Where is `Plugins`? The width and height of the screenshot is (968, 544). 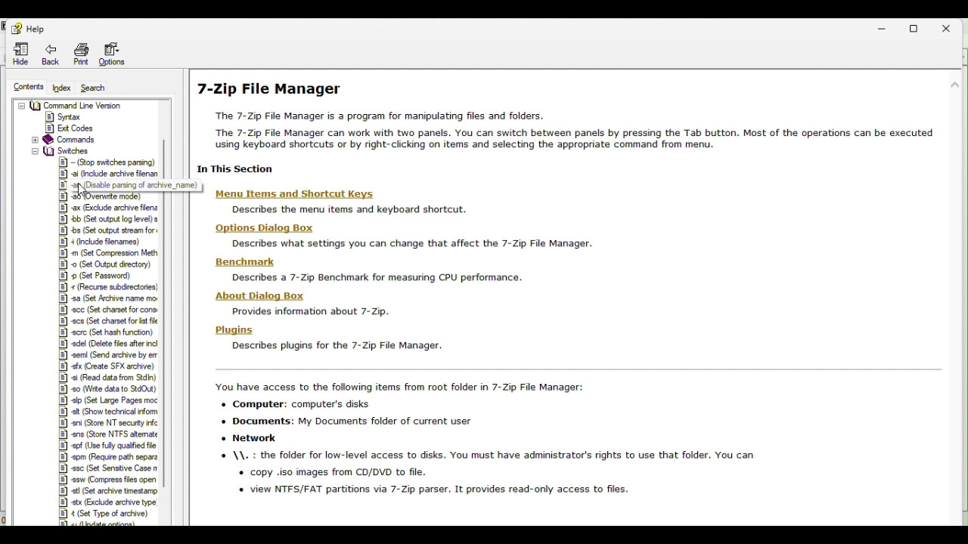
Plugins is located at coordinates (234, 329).